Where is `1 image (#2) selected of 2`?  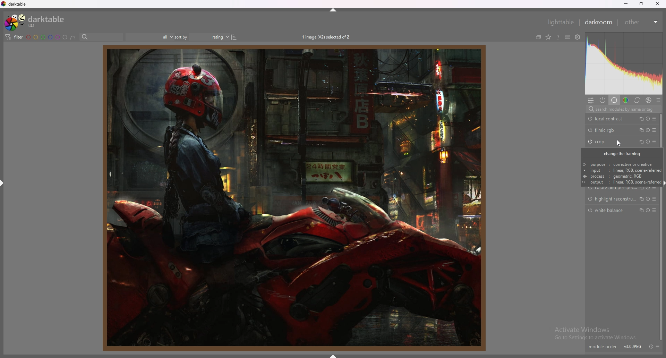 1 image (#2) selected of 2 is located at coordinates (327, 36).